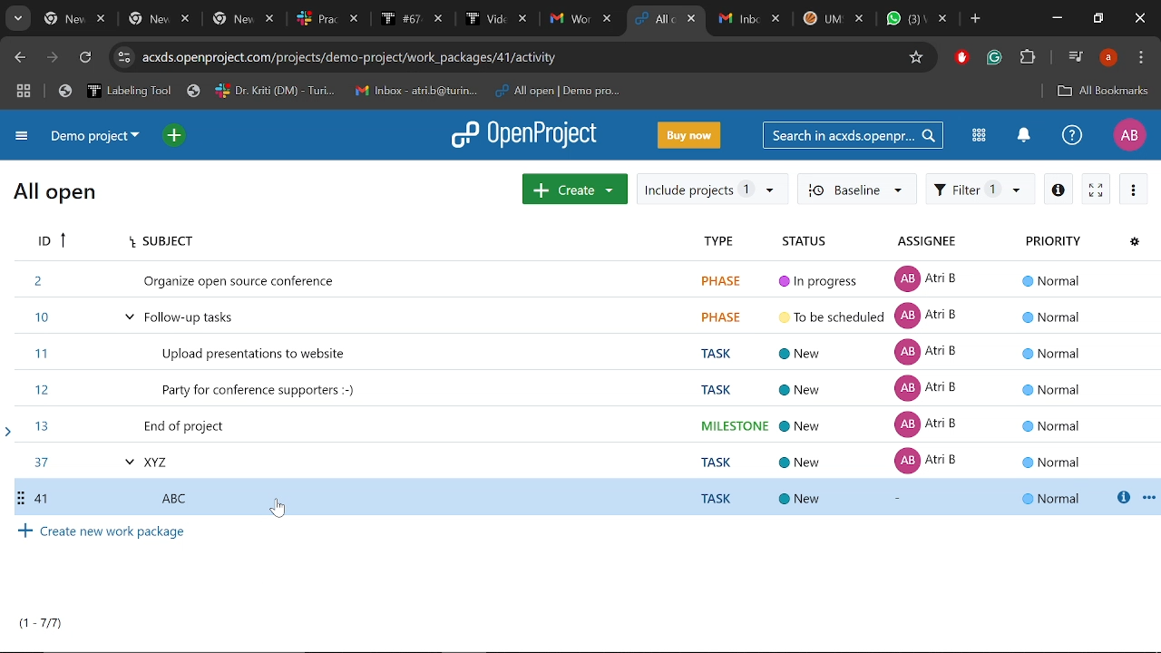 This screenshot has height=653, width=1161. I want to click on Selected Task, so click(586, 496).